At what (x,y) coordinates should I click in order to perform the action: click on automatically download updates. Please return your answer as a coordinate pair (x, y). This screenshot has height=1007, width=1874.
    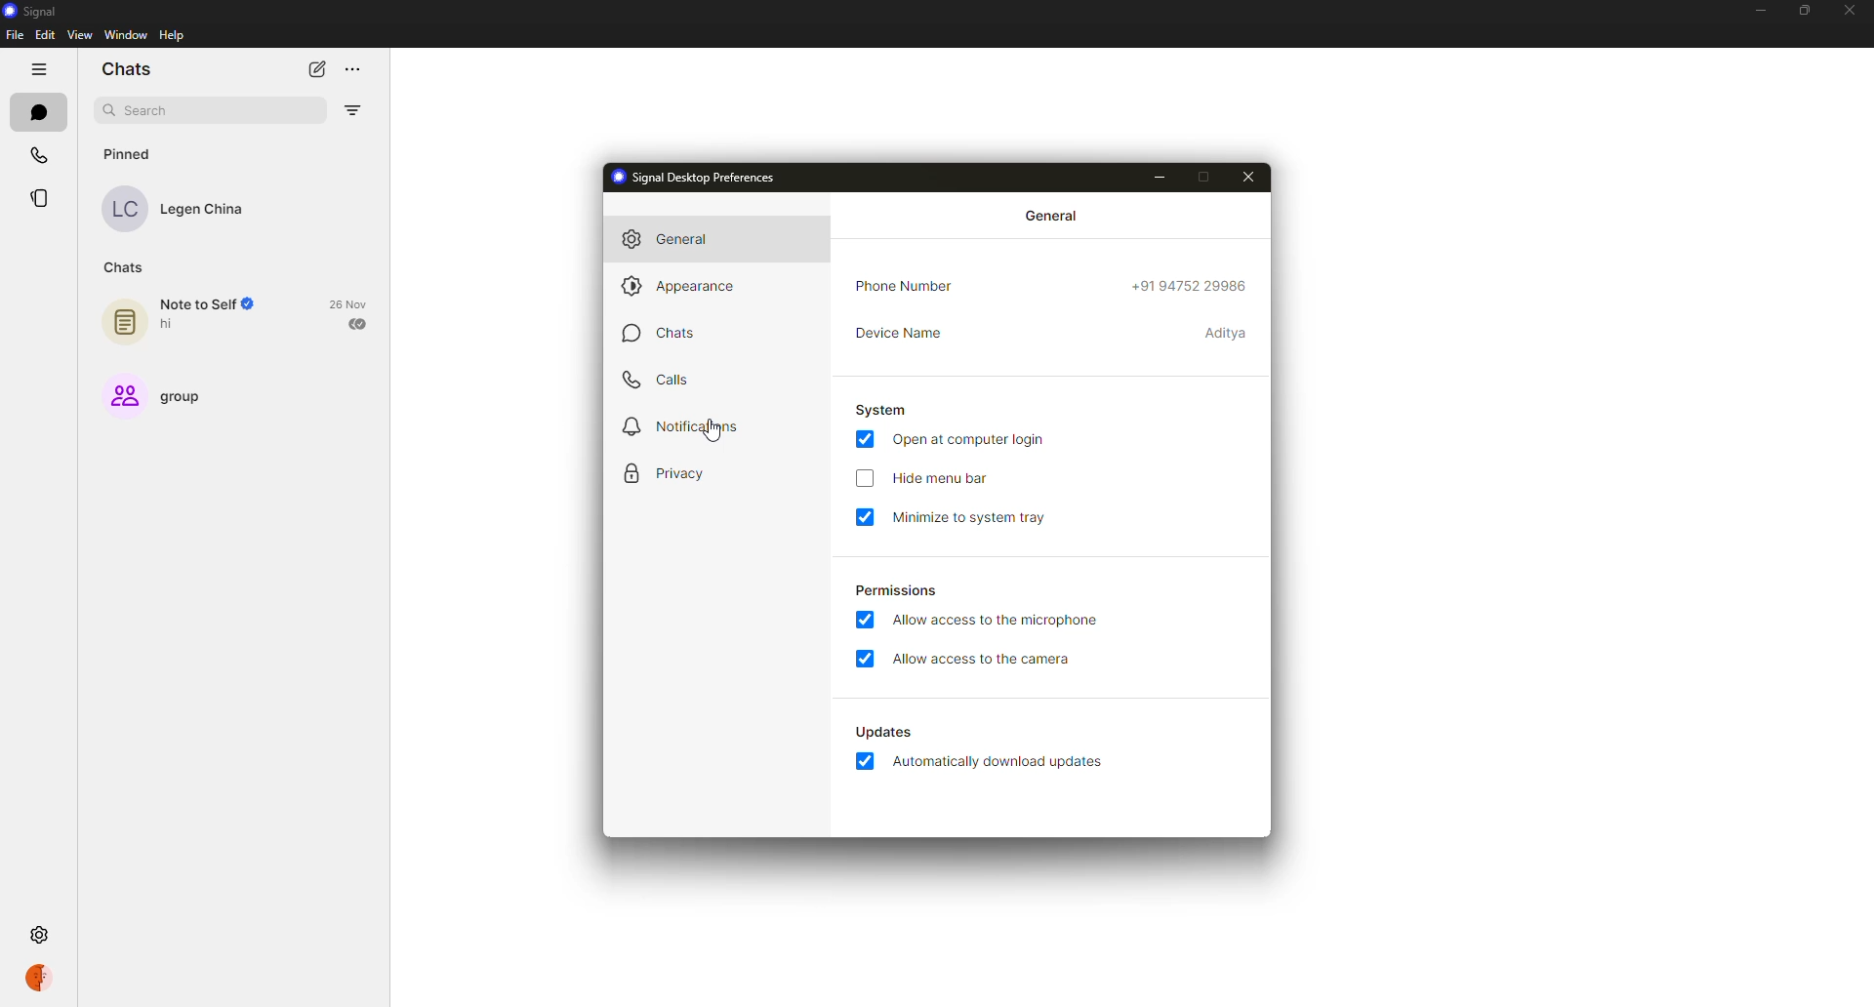
    Looking at the image, I should click on (886, 732).